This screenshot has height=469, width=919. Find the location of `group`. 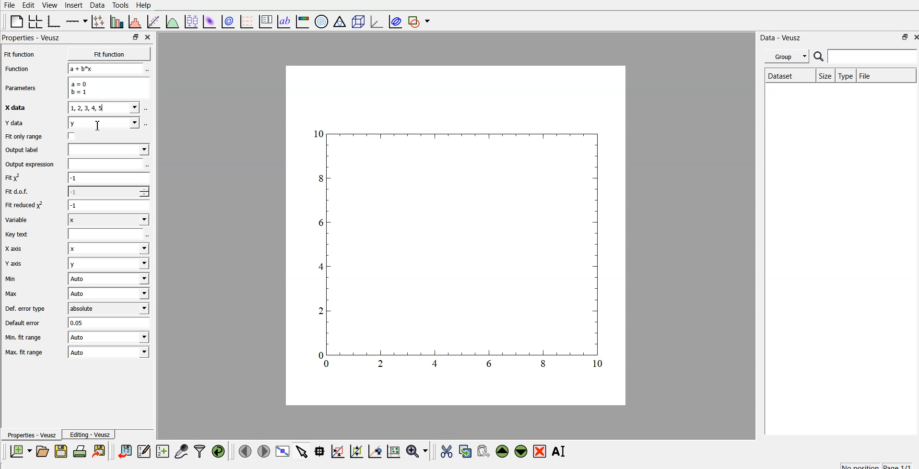

group is located at coordinates (788, 57).